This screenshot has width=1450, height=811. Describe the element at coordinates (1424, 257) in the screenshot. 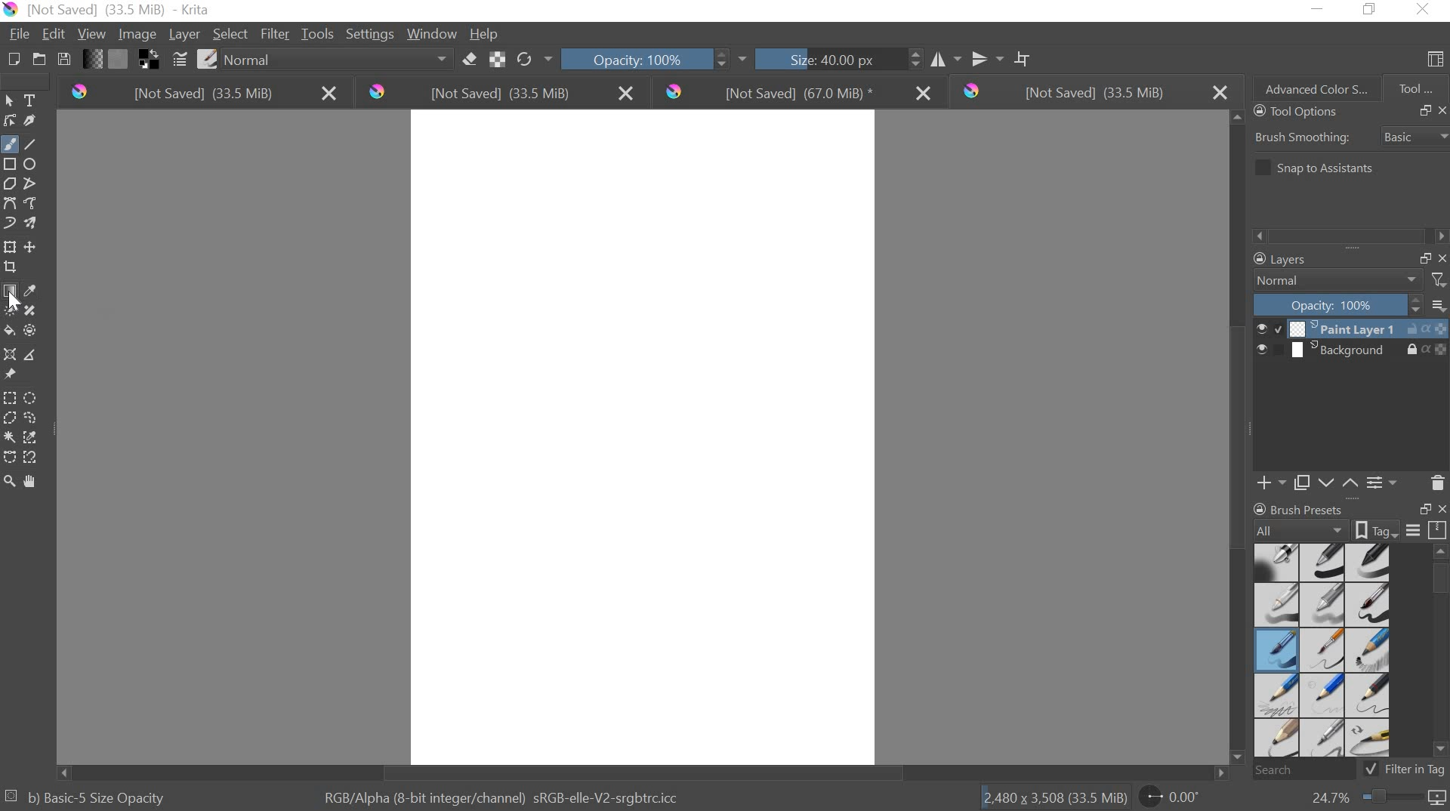

I see `RESTORE DOWN` at that location.